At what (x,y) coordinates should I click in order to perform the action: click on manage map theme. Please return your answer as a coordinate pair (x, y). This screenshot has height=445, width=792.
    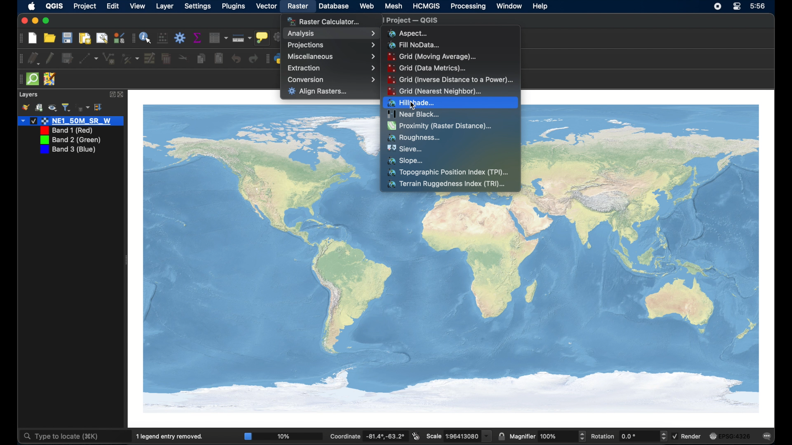
    Looking at the image, I should click on (53, 108).